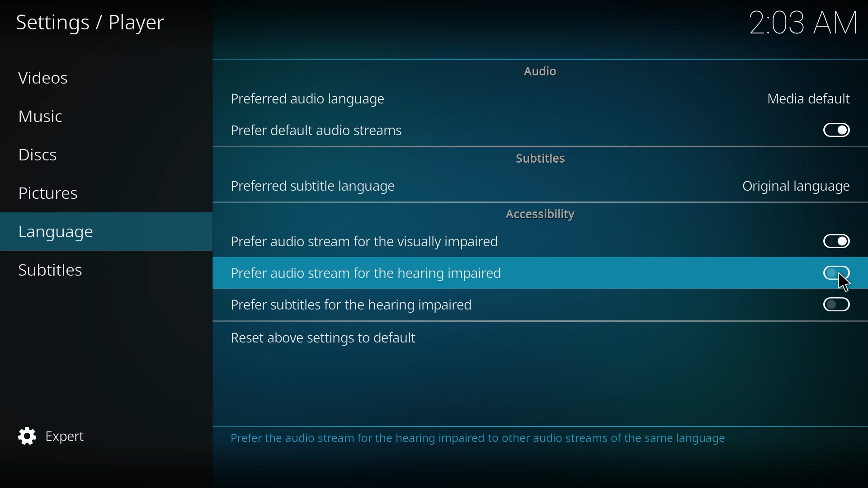  Describe the element at coordinates (53, 269) in the screenshot. I see `subtitles` at that location.